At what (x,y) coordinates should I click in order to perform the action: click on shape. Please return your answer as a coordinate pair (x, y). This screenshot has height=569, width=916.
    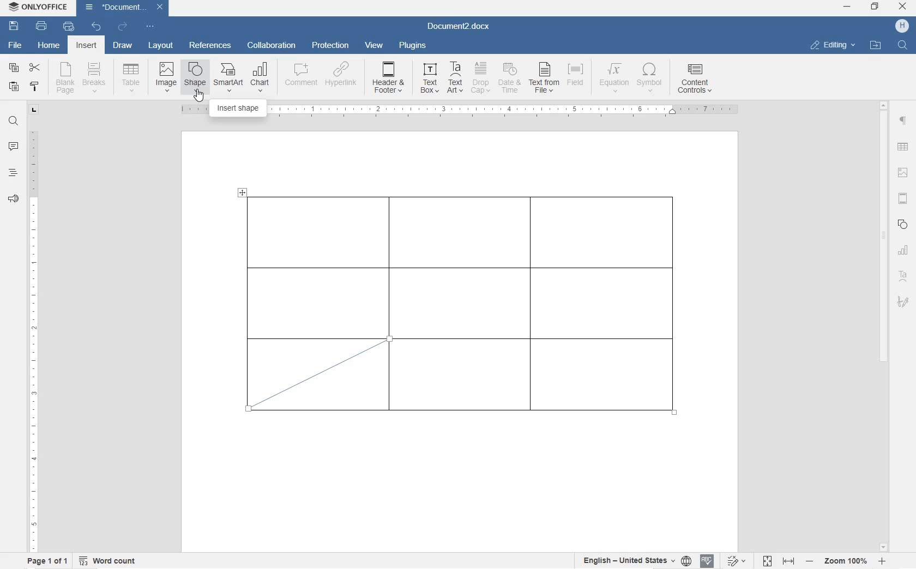
    Looking at the image, I should click on (903, 224).